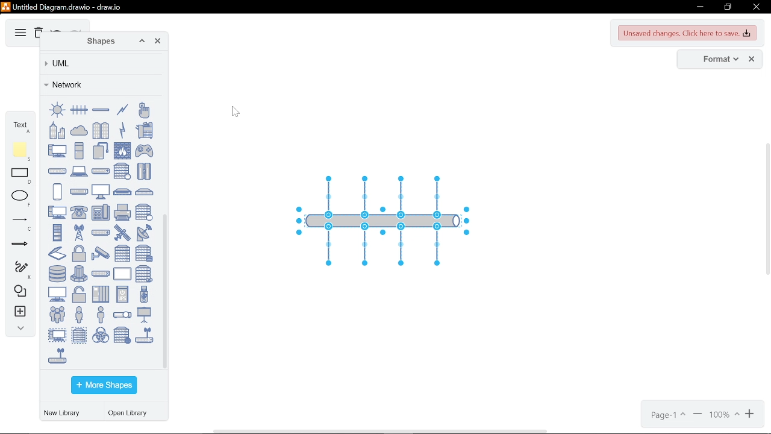 The height and width of the screenshot is (434, 771). Describe the element at coordinates (122, 171) in the screenshot. I see `mail server` at that location.